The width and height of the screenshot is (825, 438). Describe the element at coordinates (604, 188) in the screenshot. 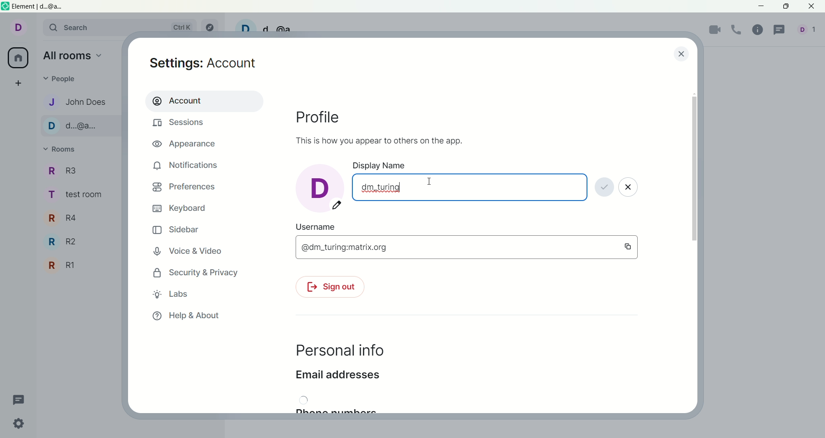

I see `save` at that location.